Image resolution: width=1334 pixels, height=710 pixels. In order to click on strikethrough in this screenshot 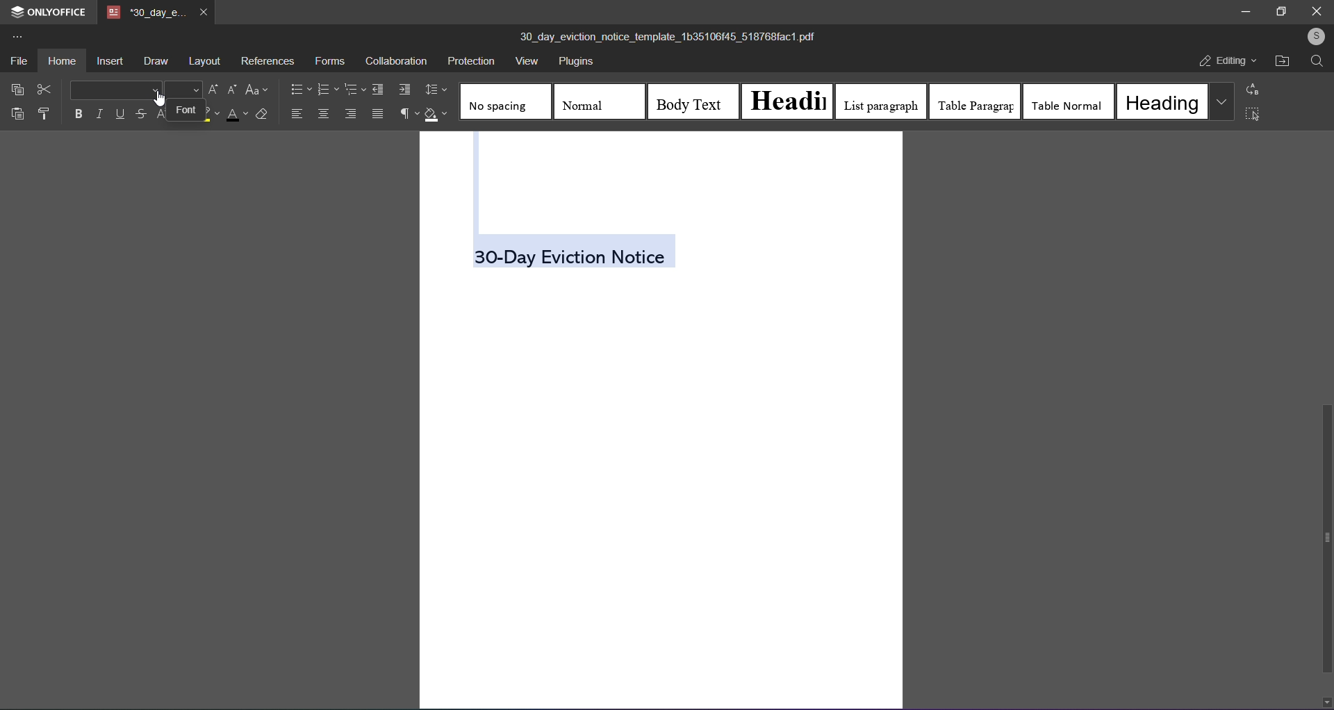, I will do `click(142, 115)`.